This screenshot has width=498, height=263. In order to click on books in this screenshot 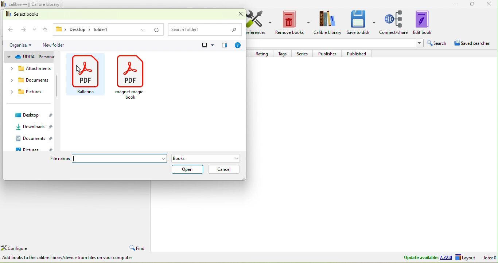, I will do `click(209, 158)`.